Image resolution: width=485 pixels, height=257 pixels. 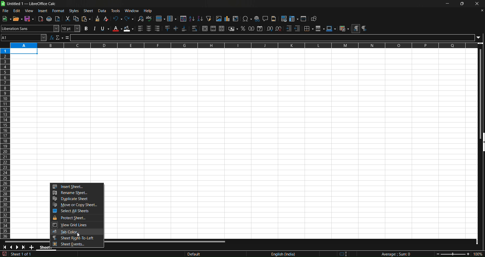 I want to click on add new sheet, so click(x=32, y=248).